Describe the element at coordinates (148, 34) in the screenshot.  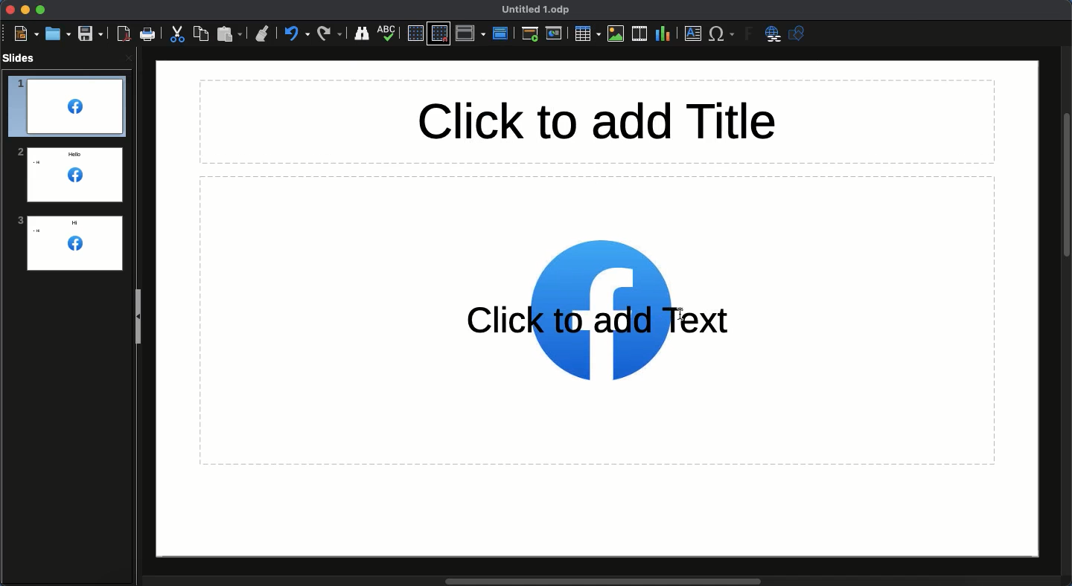
I see `Print` at that location.